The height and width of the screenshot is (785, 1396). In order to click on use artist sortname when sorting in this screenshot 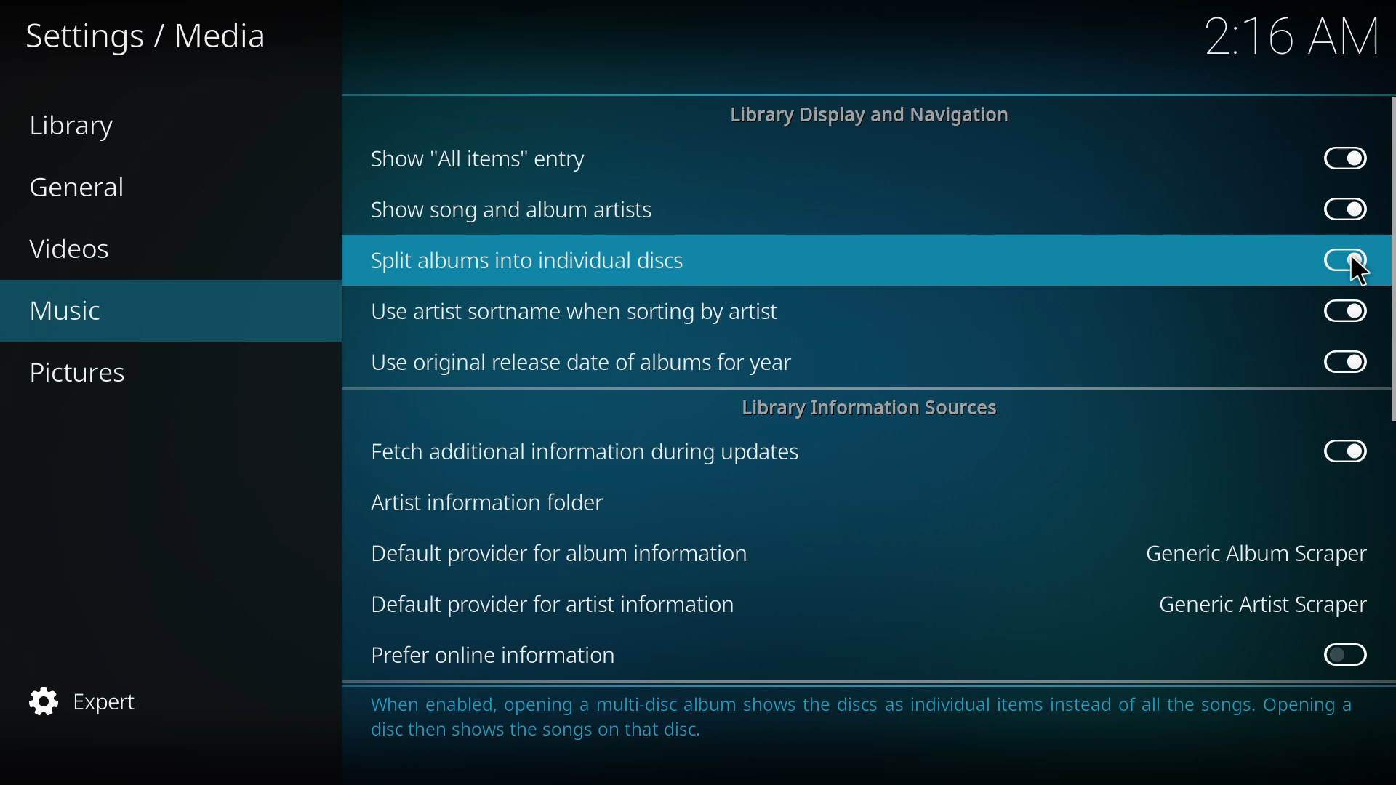, I will do `click(580, 311)`.